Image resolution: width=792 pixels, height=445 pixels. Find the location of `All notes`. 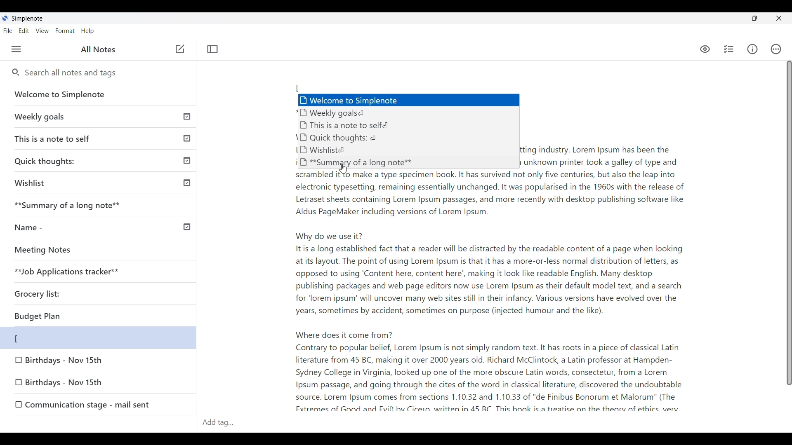

All notes is located at coordinates (98, 49).